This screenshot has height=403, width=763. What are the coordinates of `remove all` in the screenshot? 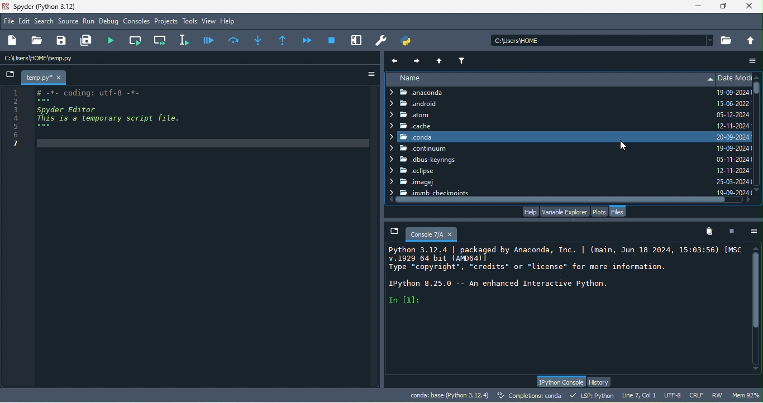 It's located at (712, 232).